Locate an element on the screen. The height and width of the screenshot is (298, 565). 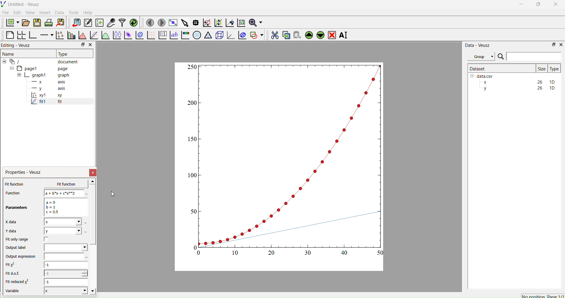
Plot a 2d dataset as contours is located at coordinates (139, 36).